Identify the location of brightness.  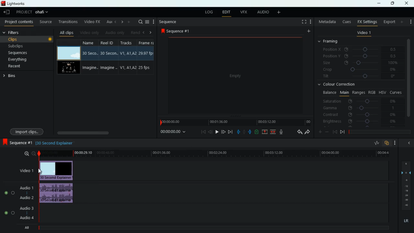
(359, 121).